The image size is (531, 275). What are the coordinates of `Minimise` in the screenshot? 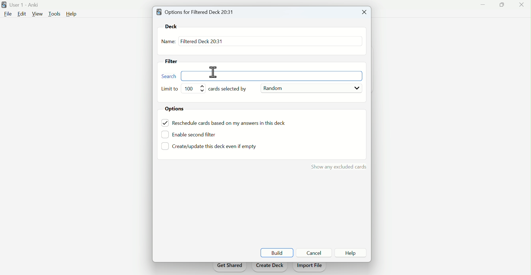 It's located at (481, 8).